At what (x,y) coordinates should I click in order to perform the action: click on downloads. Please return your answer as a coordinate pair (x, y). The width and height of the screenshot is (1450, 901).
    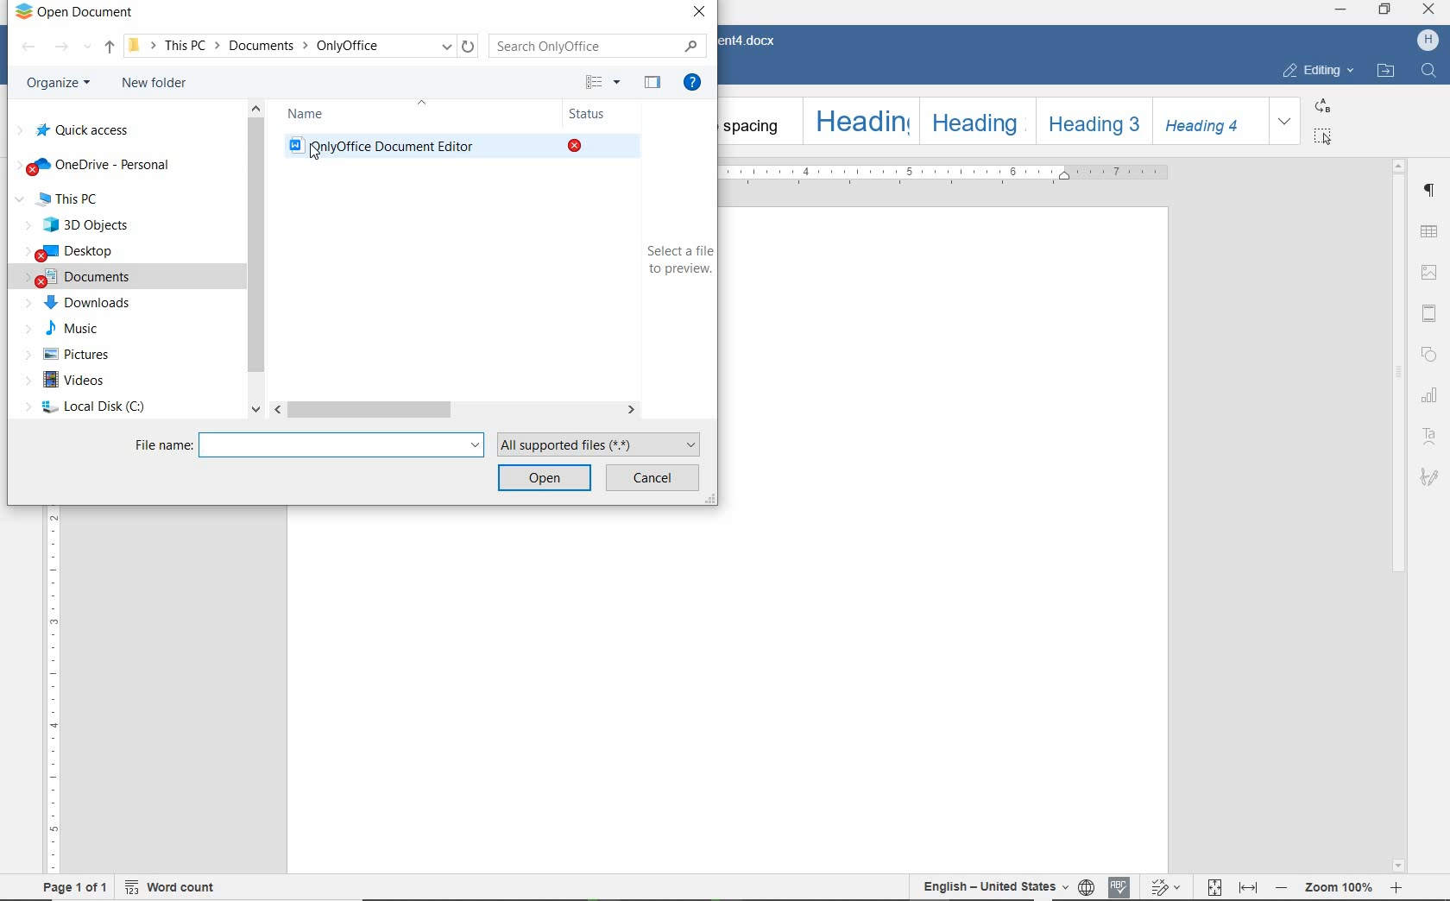
    Looking at the image, I should click on (80, 304).